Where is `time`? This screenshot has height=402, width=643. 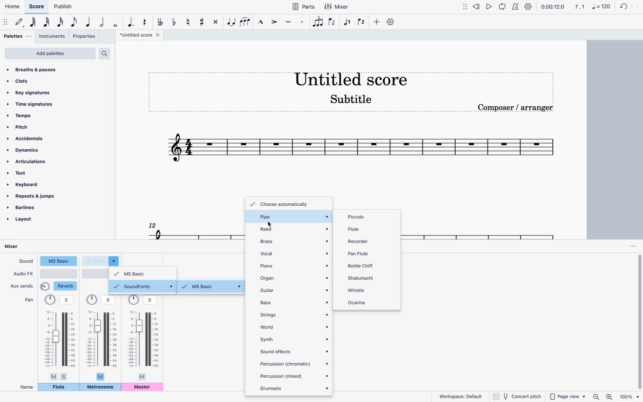 time is located at coordinates (553, 7).